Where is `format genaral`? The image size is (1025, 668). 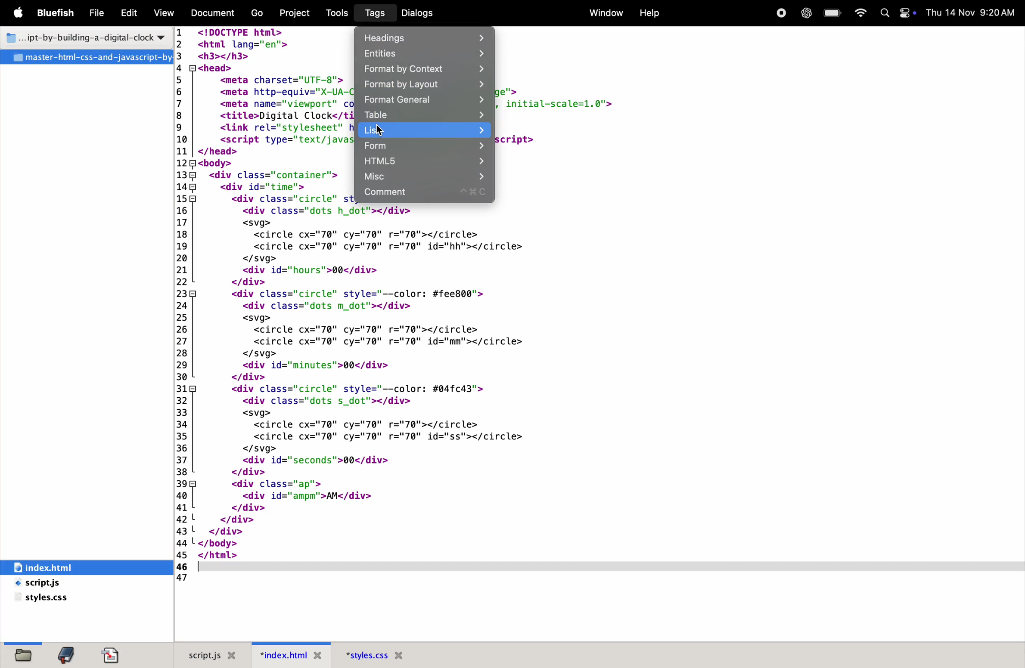
format genaral is located at coordinates (424, 99).